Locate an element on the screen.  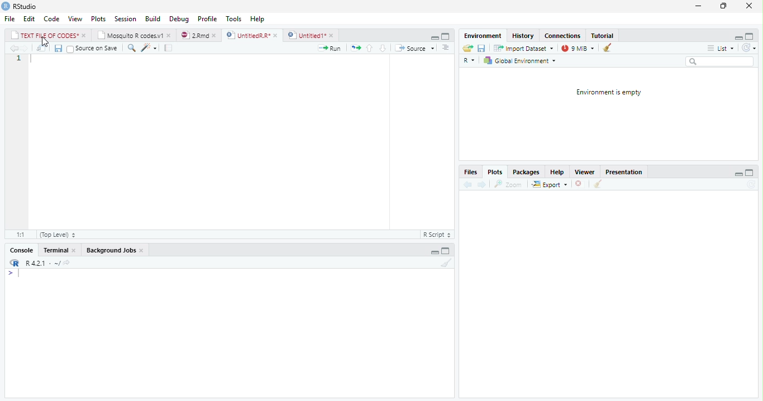
zoom is located at coordinates (511, 184).